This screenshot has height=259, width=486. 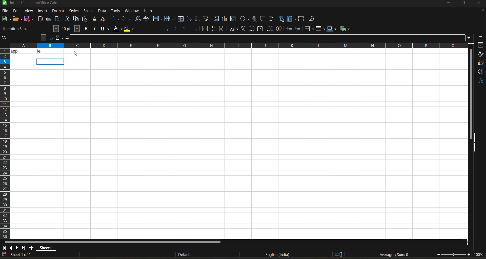 I want to click on find and replace, so click(x=138, y=20).